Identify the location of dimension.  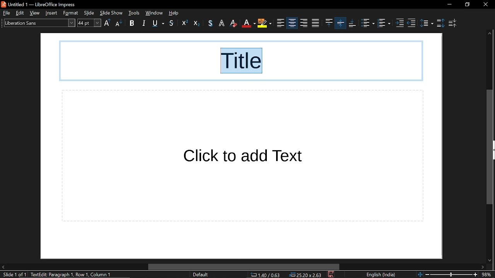
(306, 275).